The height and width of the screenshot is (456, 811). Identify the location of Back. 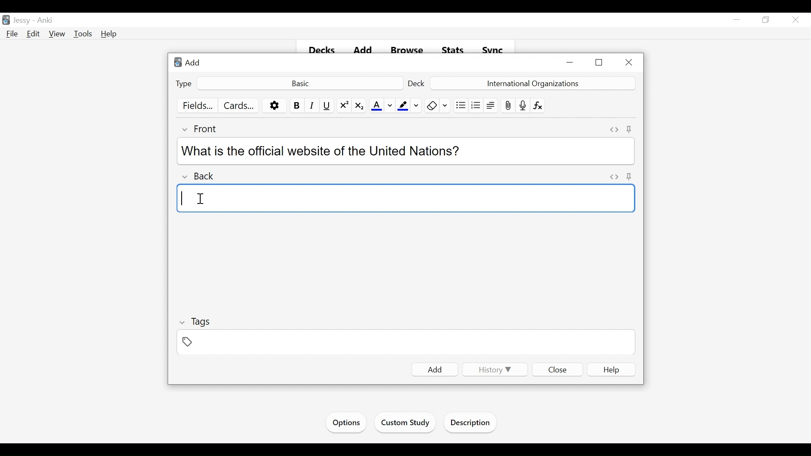
(199, 176).